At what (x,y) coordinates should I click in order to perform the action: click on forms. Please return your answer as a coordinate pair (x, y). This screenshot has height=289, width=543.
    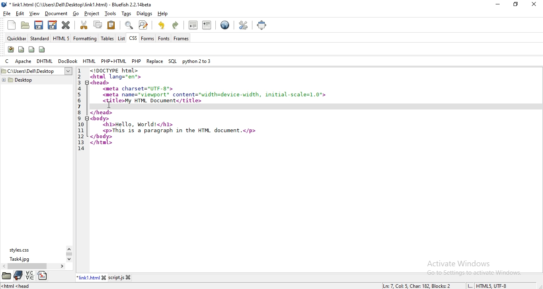
    Looking at the image, I should click on (148, 39).